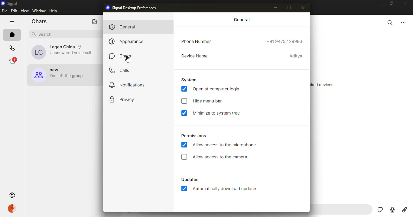 The image size is (413, 217). Describe the element at coordinates (221, 157) in the screenshot. I see `allow camera access` at that location.